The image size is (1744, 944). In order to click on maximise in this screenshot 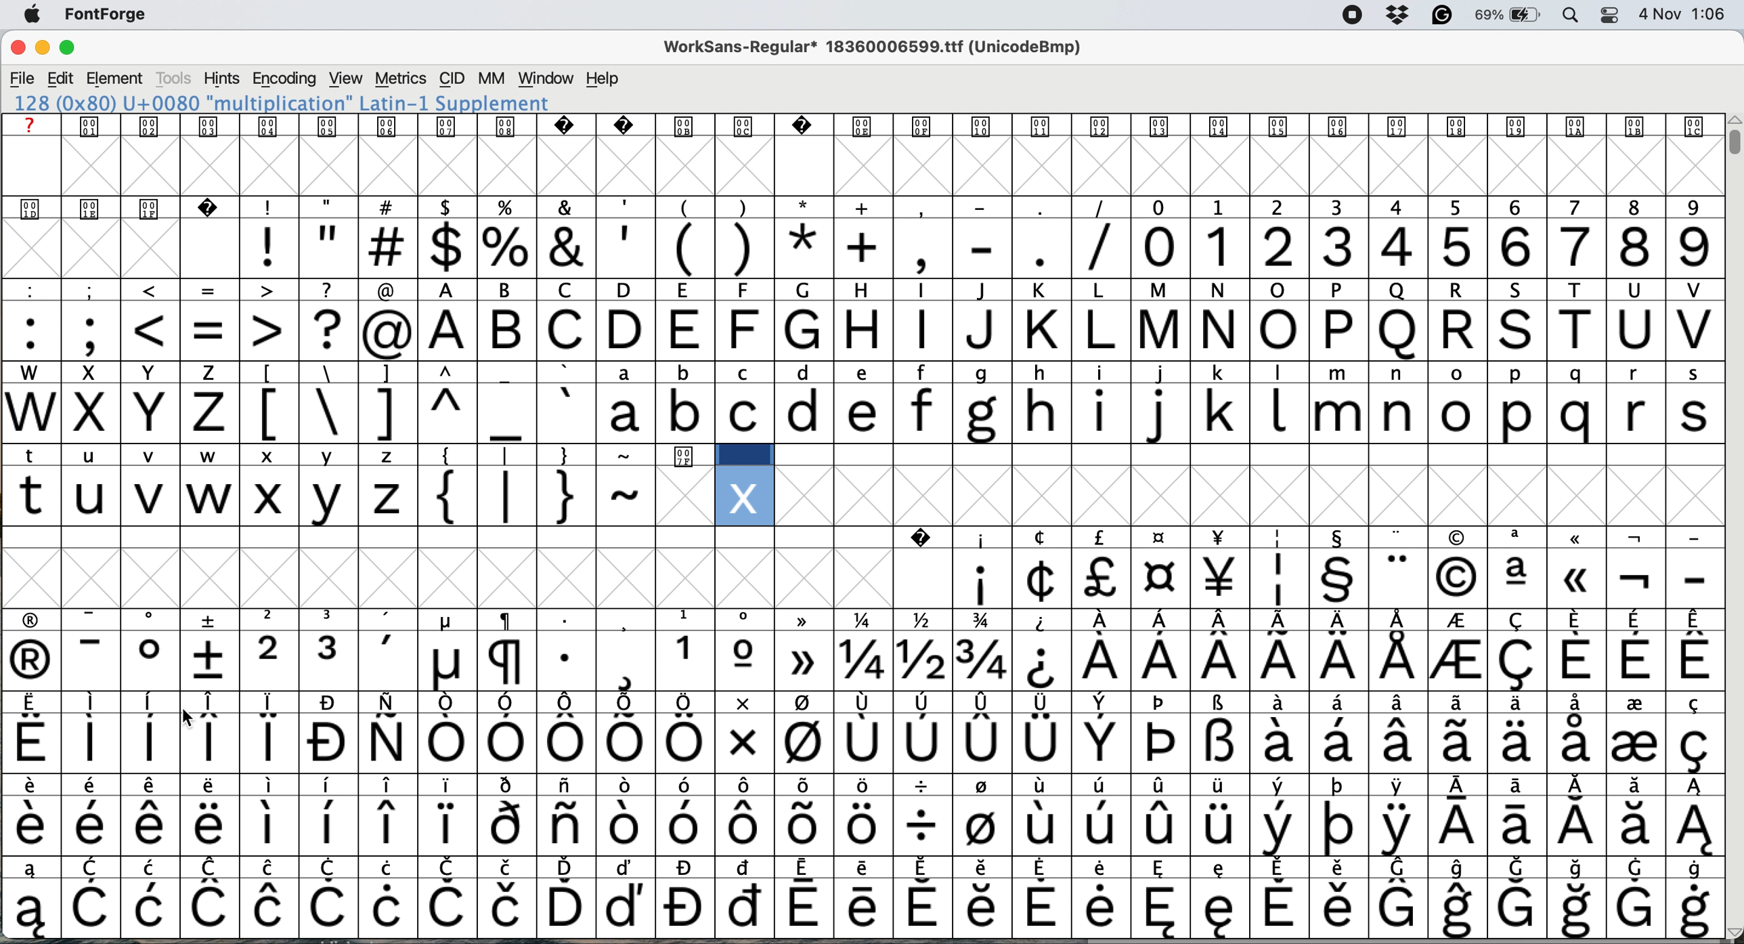, I will do `click(75, 50)`.